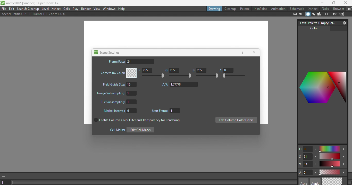 The height and width of the screenshot is (185, 352). I want to click on Close, so click(343, 23).